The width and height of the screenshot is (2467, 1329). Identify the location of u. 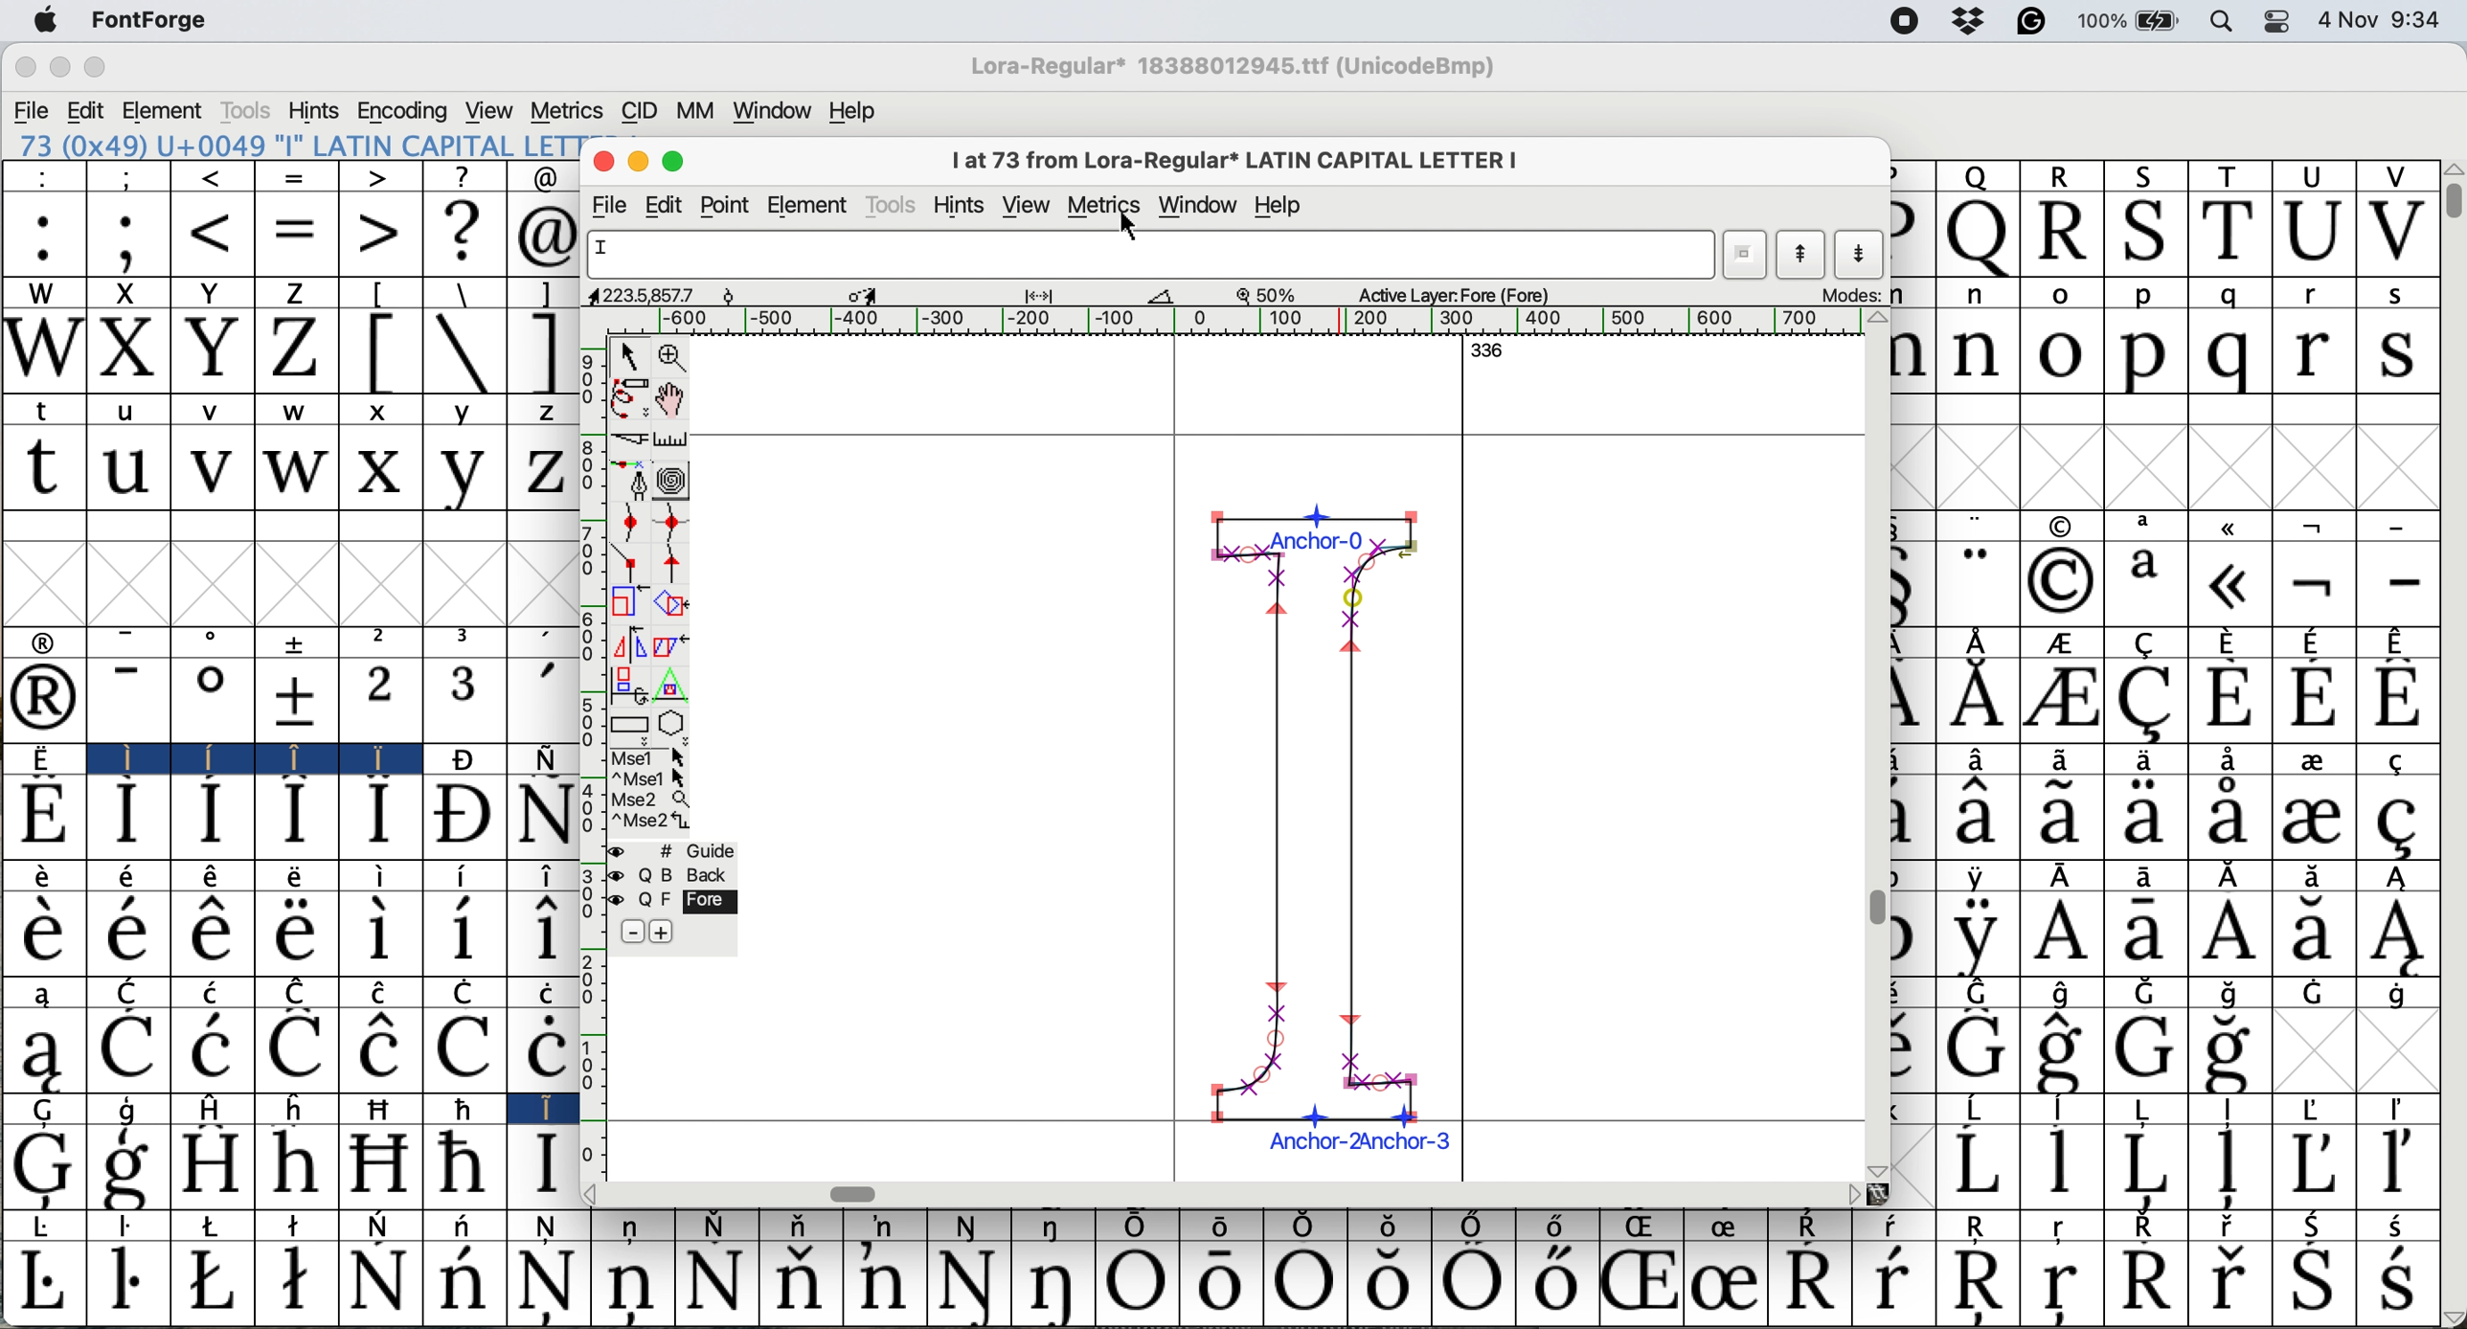
(127, 468).